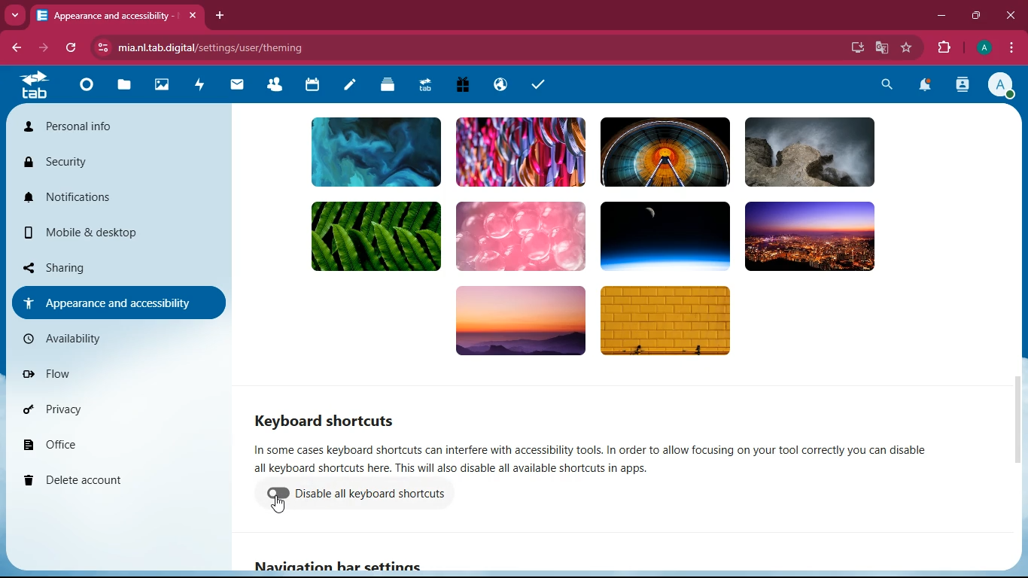  What do you see at coordinates (278, 508) in the screenshot?
I see `cursor` at bounding box center [278, 508].